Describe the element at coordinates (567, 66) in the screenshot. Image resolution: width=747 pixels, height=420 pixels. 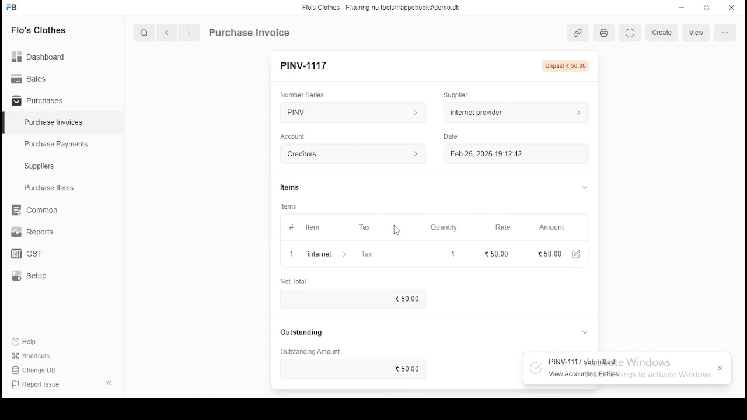
I see `not submitted` at that location.